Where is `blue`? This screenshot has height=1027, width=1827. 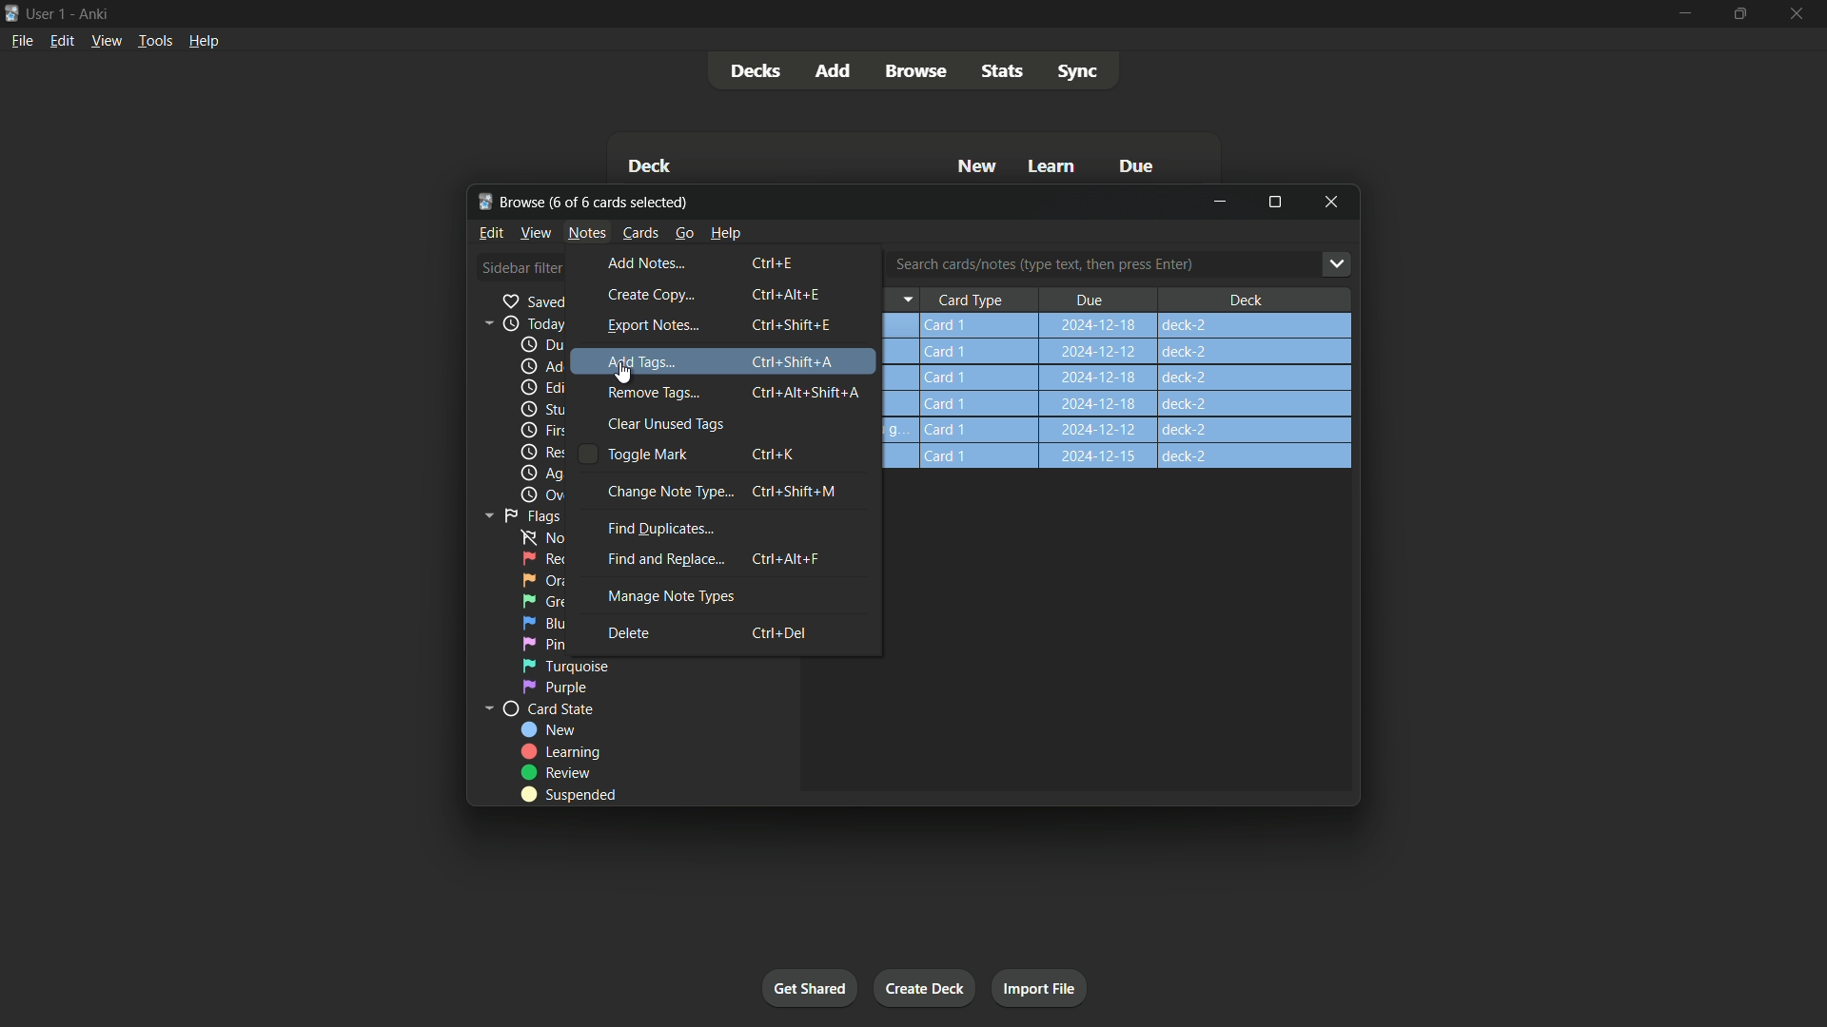 blue is located at coordinates (547, 623).